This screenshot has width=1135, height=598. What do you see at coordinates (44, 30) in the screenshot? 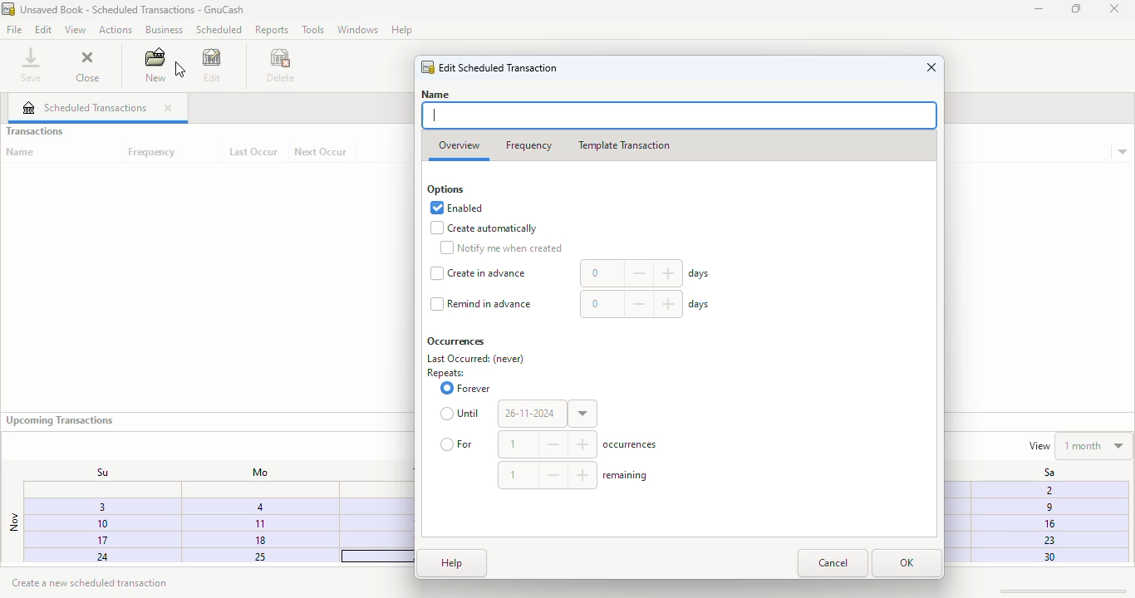
I see `edit` at bounding box center [44, 30].